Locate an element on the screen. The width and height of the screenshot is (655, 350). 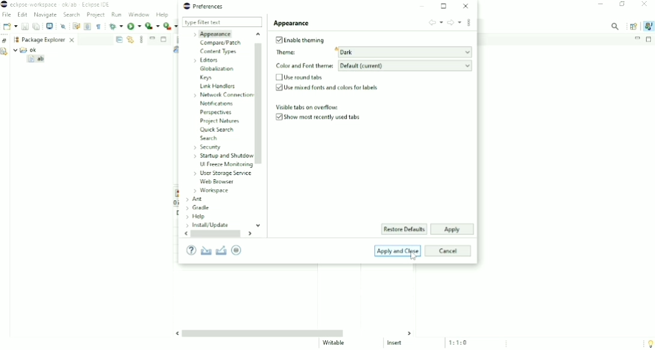
Package Explorer is located at coordinates (49, 39).